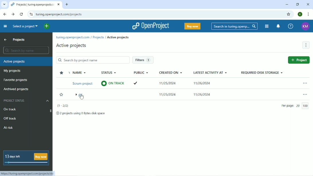 The height and width of the screenshot is (176, 313). What do you see at coordinates (81, 114) in the screenshot?
I see `2 projects using 0 Bytes disk space` at bounding box center [81, 114].